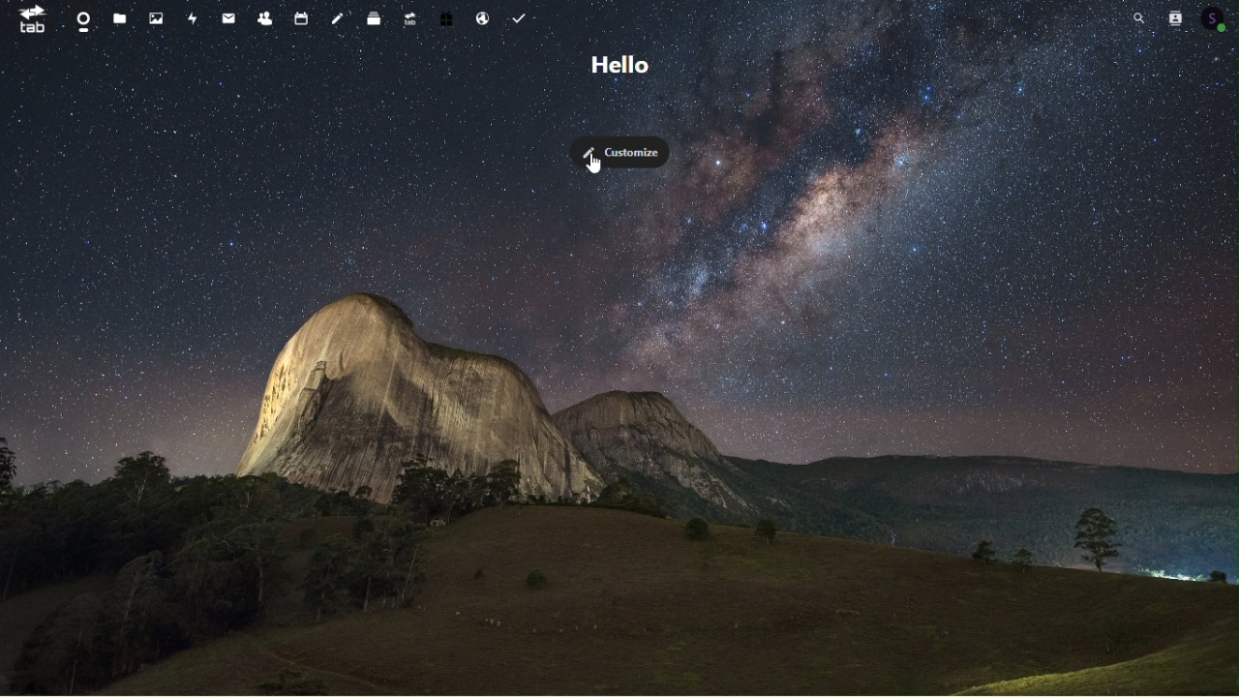 The image size is (1239, 697). Describe the element at coordinates (194, 17) in the screenshot. I see `Activity` at that location.